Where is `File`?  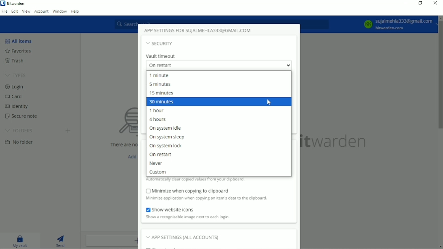 File is located at coordinates (4, 12).